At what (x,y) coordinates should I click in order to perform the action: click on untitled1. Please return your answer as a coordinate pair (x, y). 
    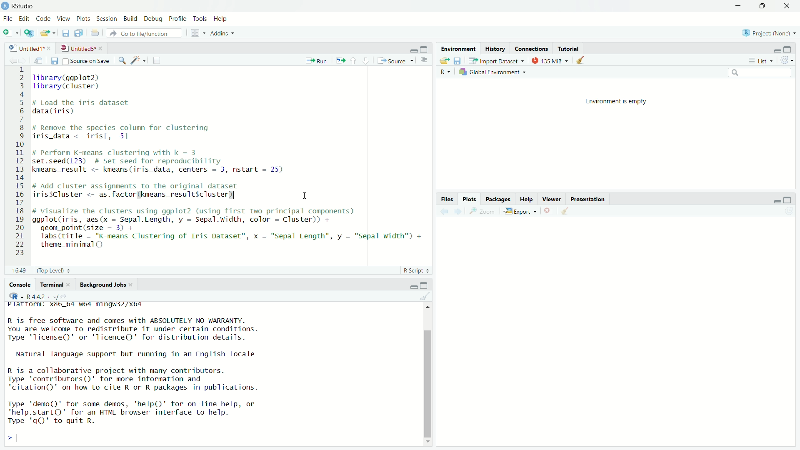
    Looking at the image, I should click on (22, 47).